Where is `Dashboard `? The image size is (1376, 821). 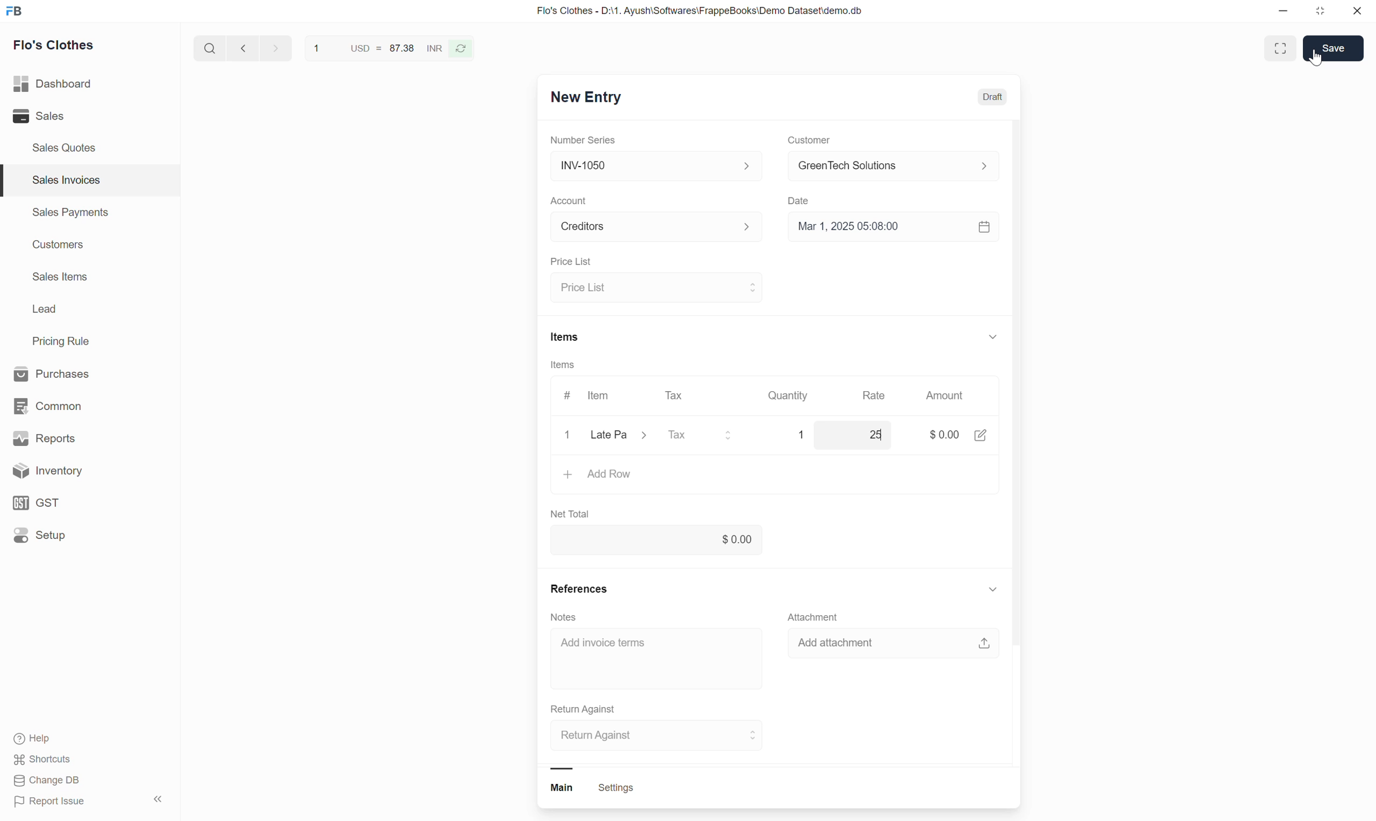 Dashboard  is located at coordinates (72, 84).